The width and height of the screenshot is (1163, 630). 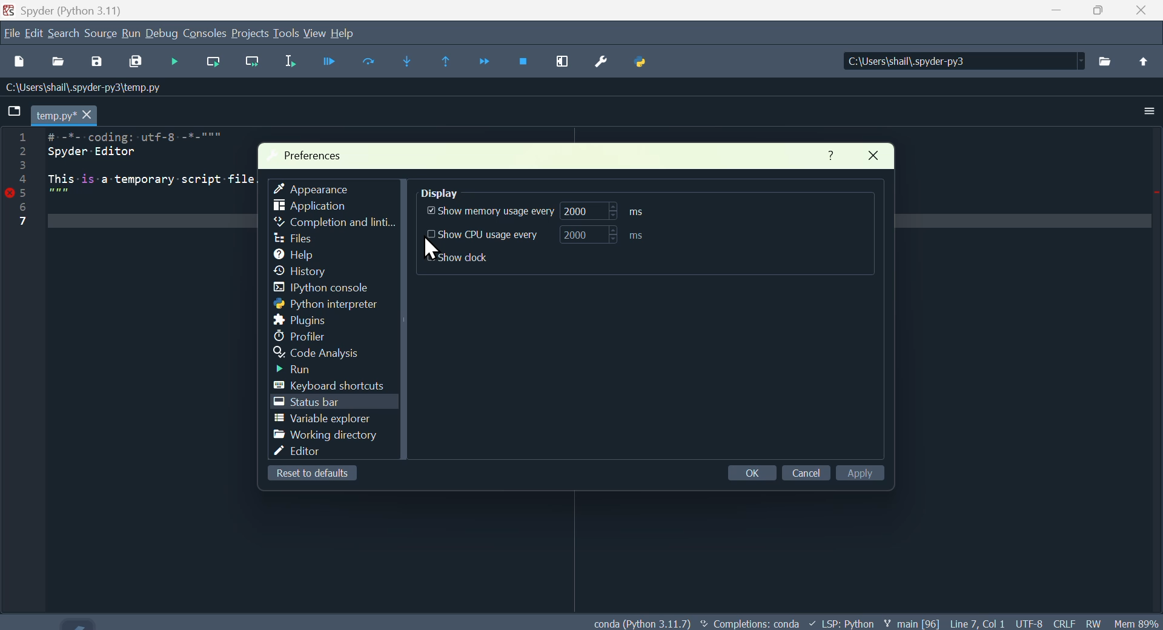 I want to click on Close, so click(x=875, y=154).